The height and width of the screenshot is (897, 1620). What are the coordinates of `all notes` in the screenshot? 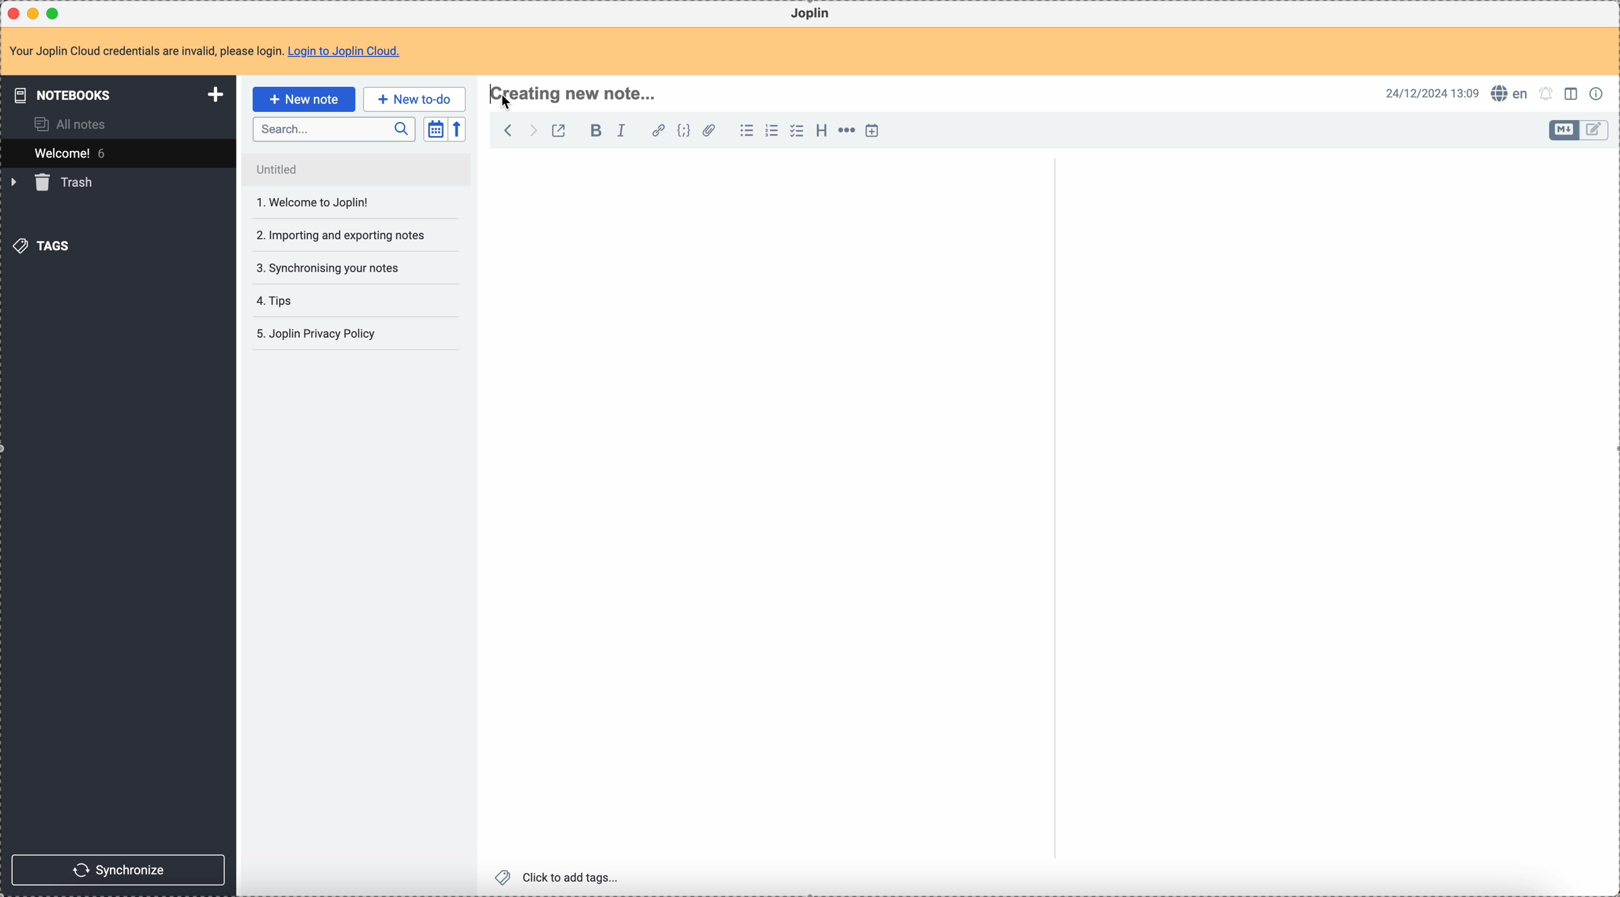 It's located at (74, 123).